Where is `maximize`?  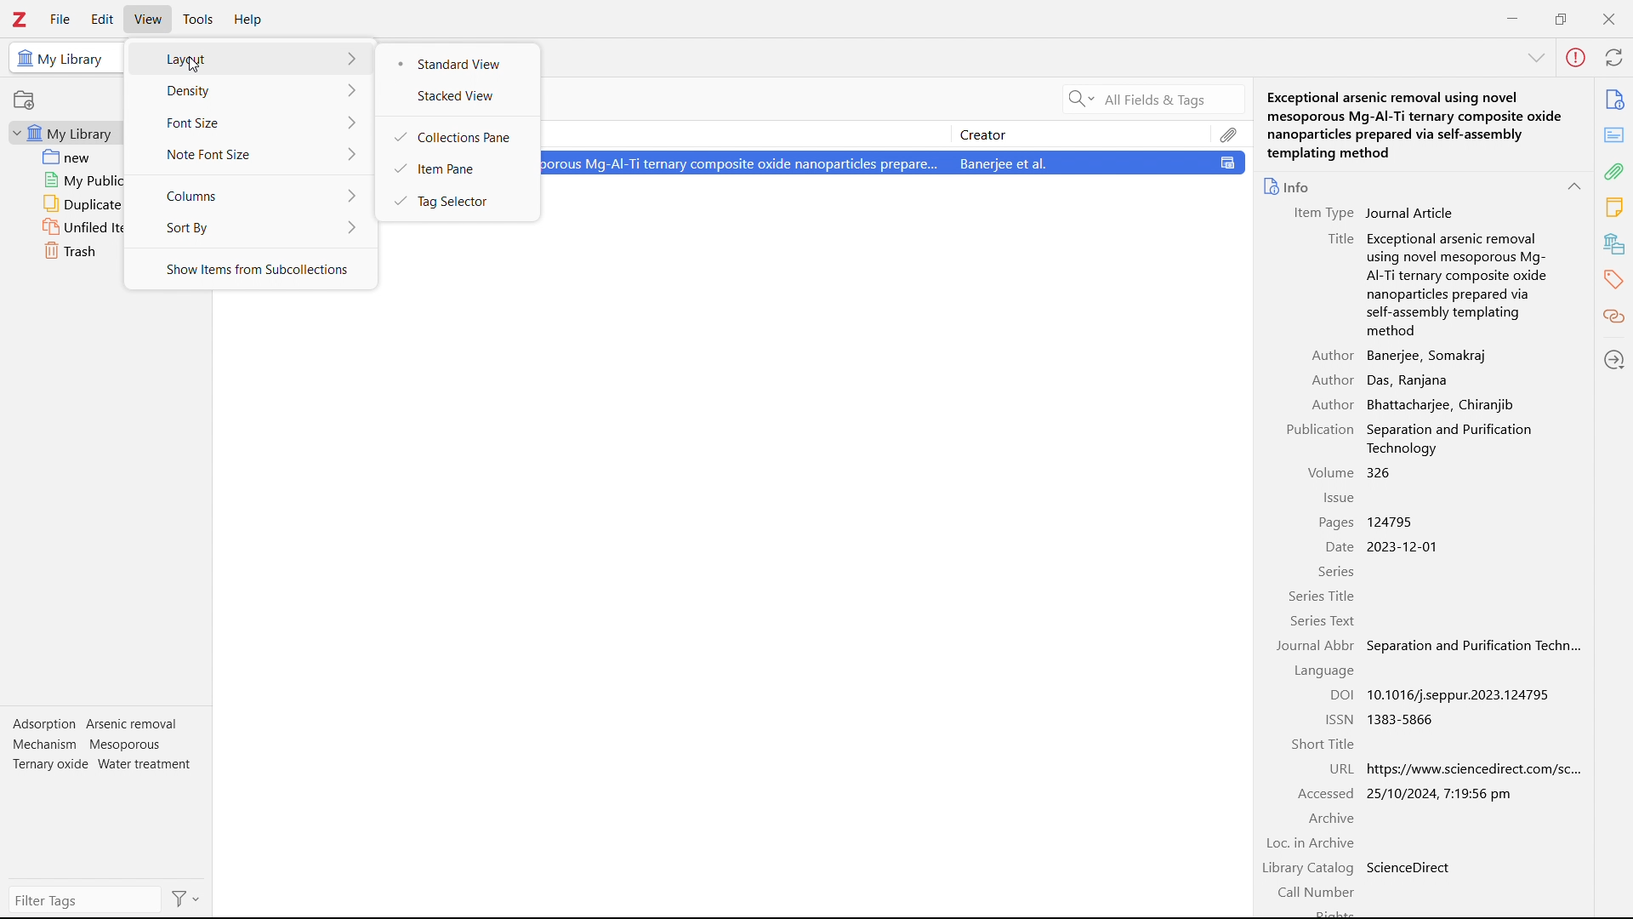 maximize is located at coordinates (1561, 17).